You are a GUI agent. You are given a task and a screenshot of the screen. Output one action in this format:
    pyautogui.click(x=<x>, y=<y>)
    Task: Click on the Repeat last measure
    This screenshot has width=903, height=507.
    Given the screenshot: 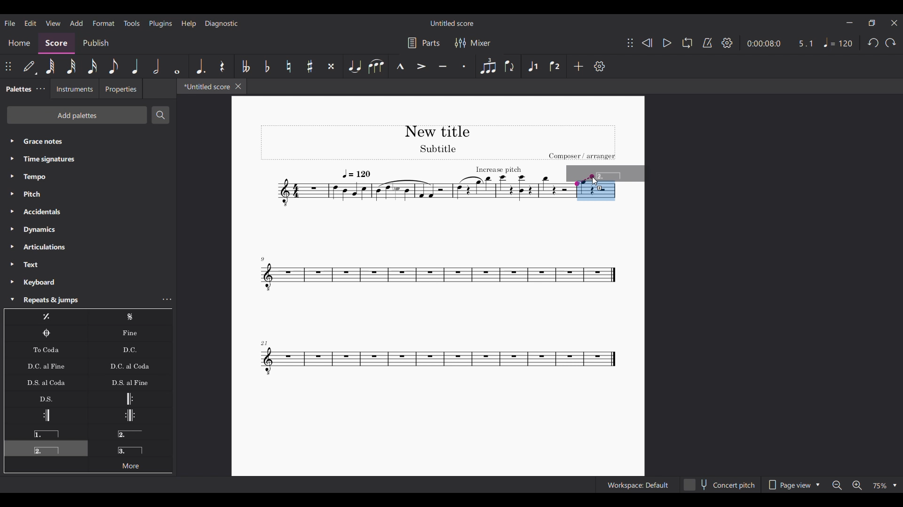 What is the action you would take?
    pyautogui.click(x=46, y=317)
    